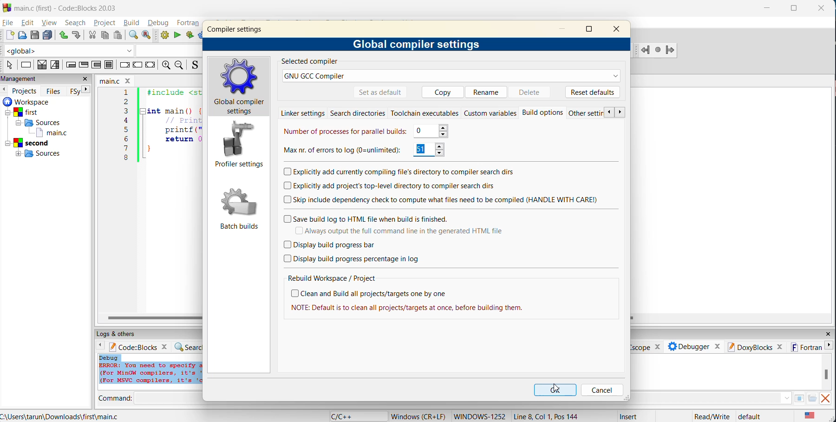 The image size is (836, 422). Describe the element at coordinates (165, 65) in the screenshot. I see `zoom in` at that location.